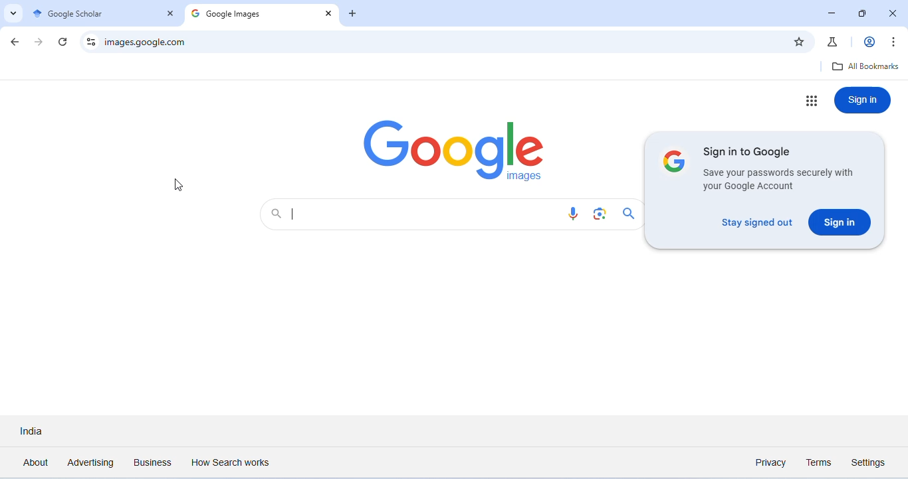 This screenshot has height=479, width=908. Describe the element at coordinates (247, 15) in the screenshot. I see `Google images` at that location.